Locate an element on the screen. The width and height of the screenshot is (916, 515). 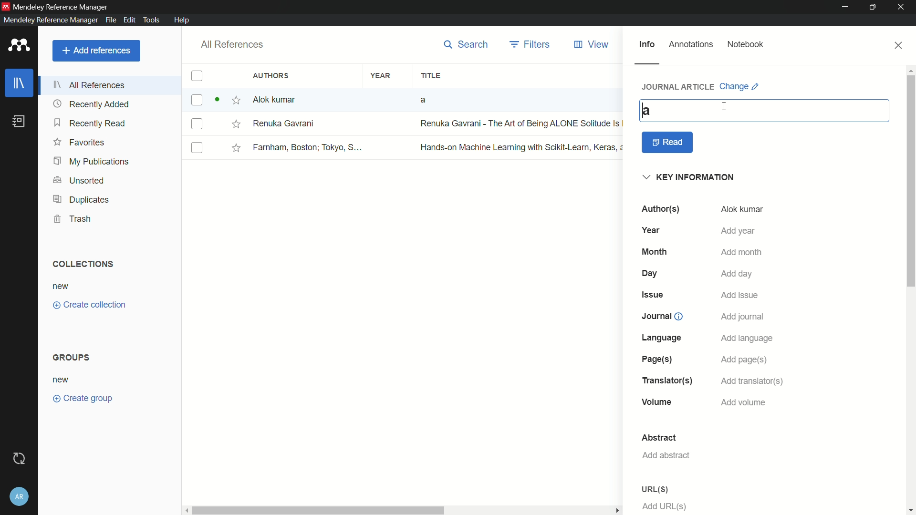
duplicates is located at coordinates (81, 200).